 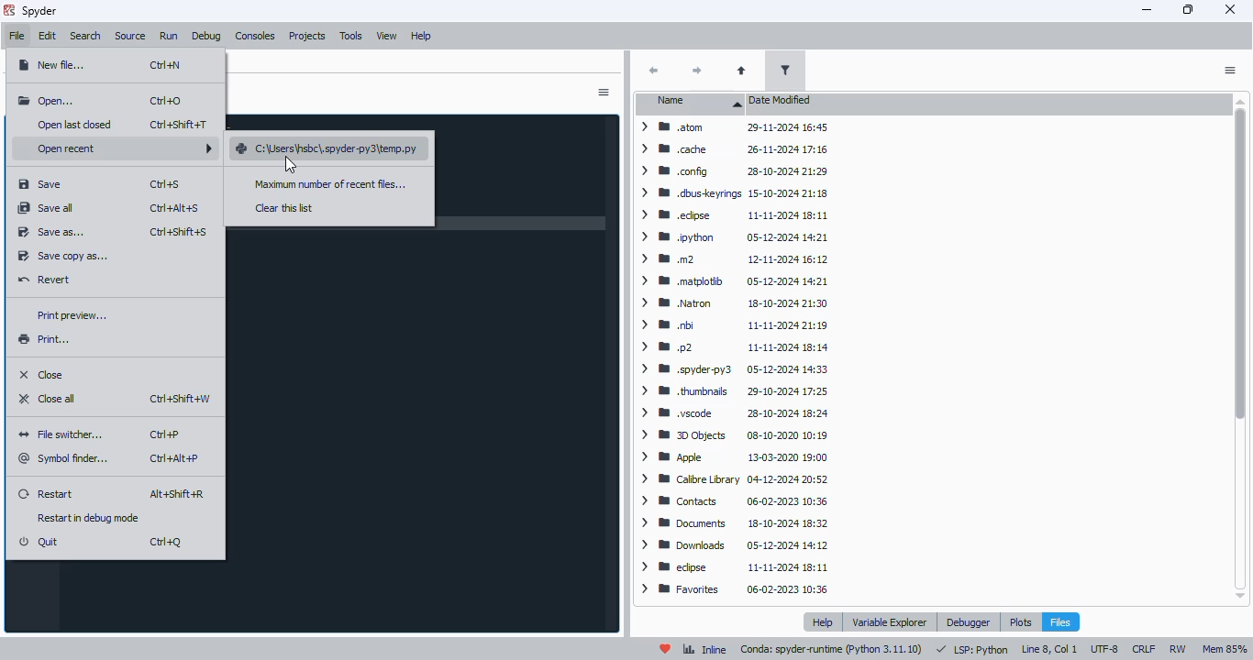 What do you see at coordinates (730, 303) in the screenshot?
I see `> WW Natron 18-10-2024 21:30` at bounding box center [730, 303].